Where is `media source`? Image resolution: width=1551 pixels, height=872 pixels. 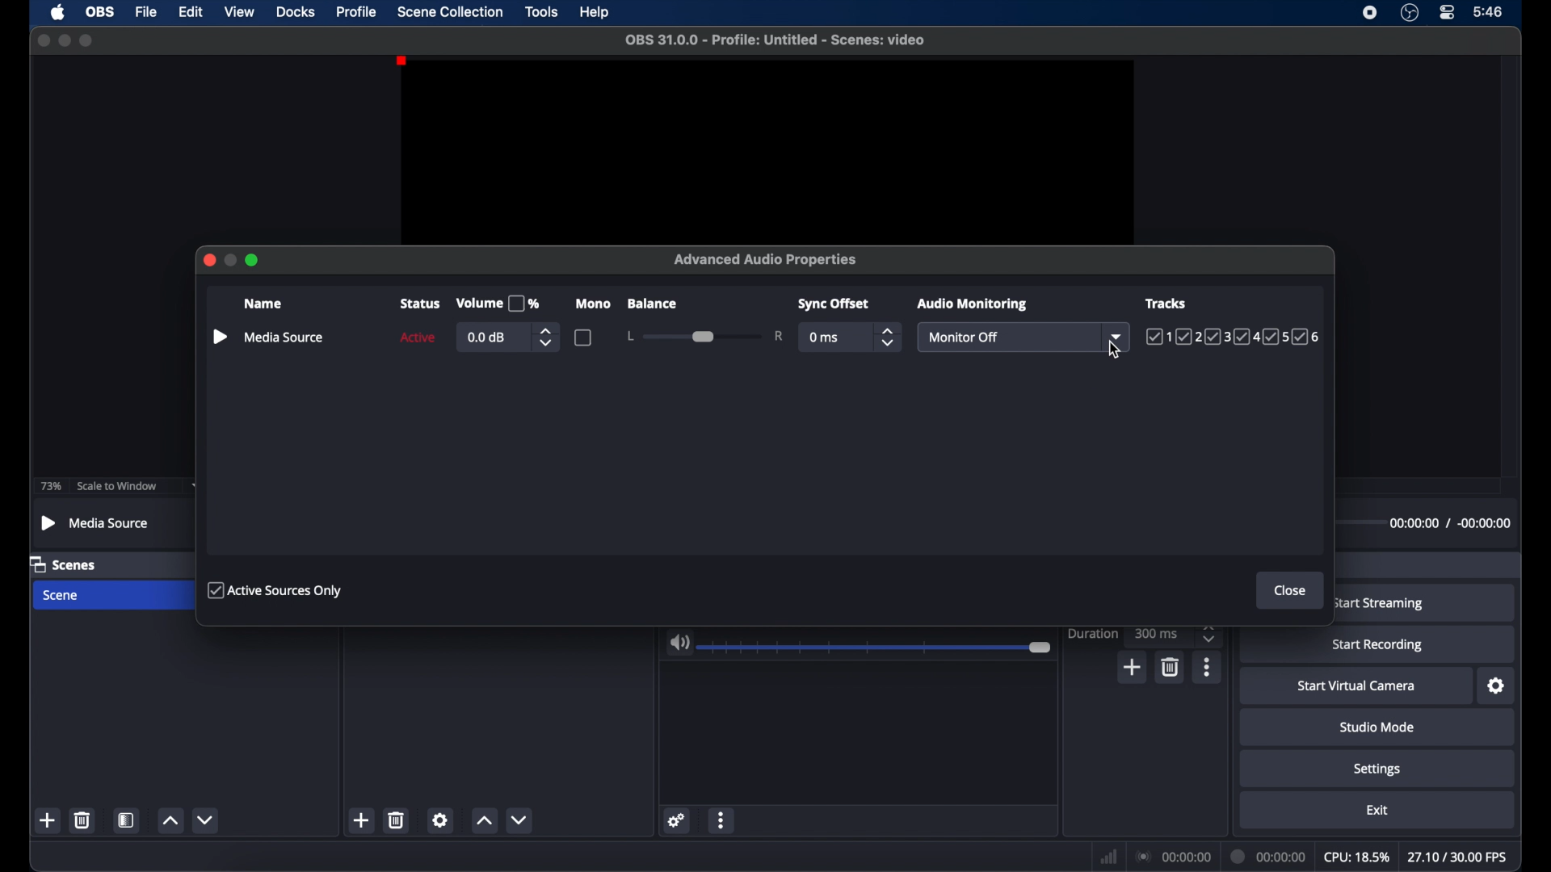
media source is located at coordinates (285, 337).